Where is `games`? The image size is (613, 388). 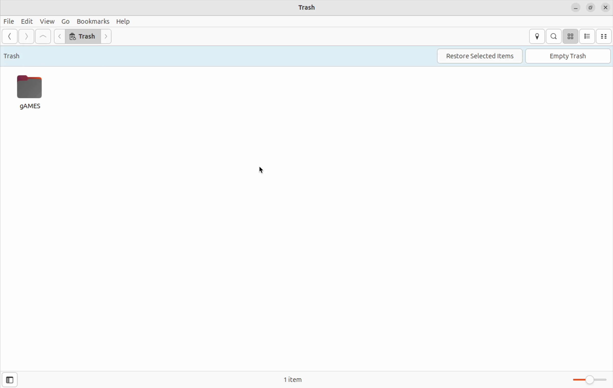
games is located at coordinates (33, 92).